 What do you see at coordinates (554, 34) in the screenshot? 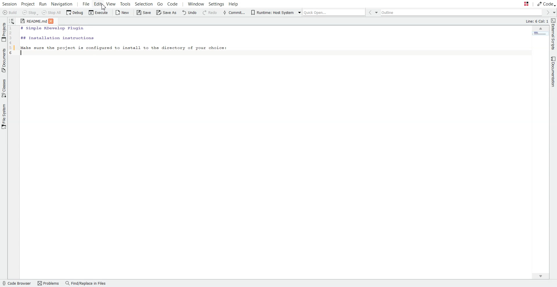
I see `External Scripts` at bounding box center [554, 34].